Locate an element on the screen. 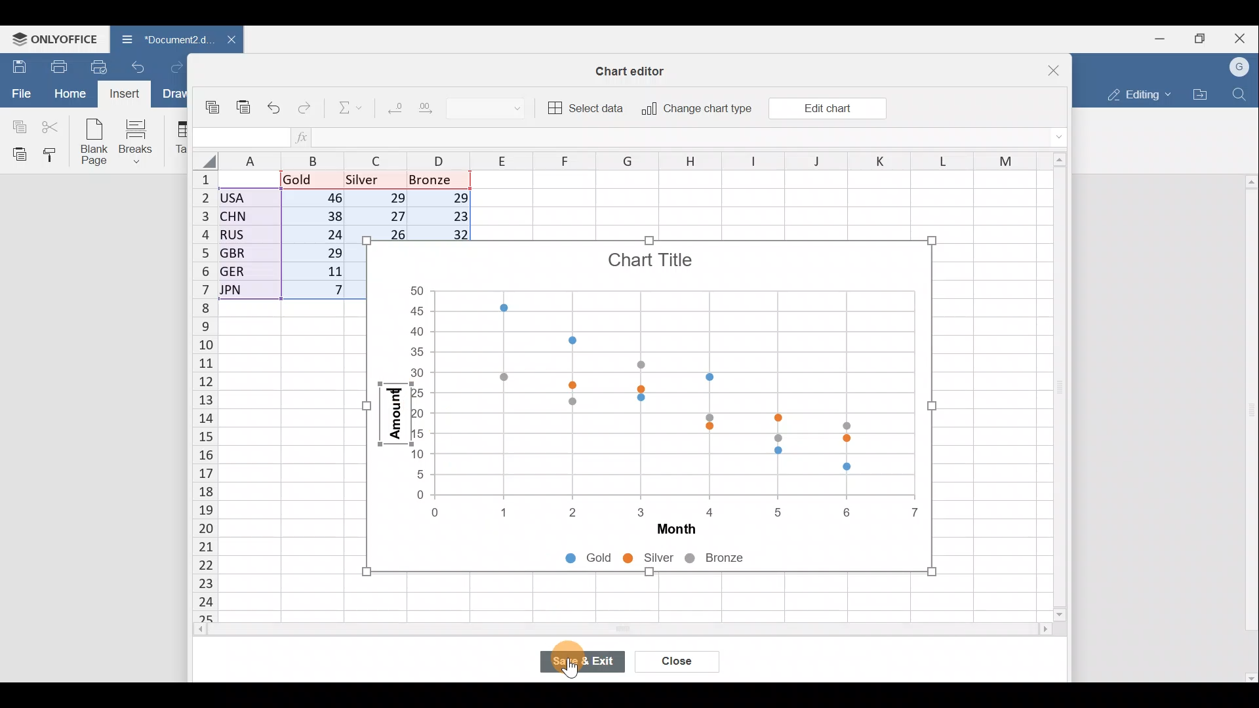 The height and width of the screenshot is (708, 1259). Increase decimal is located at coordinates (435, 111).